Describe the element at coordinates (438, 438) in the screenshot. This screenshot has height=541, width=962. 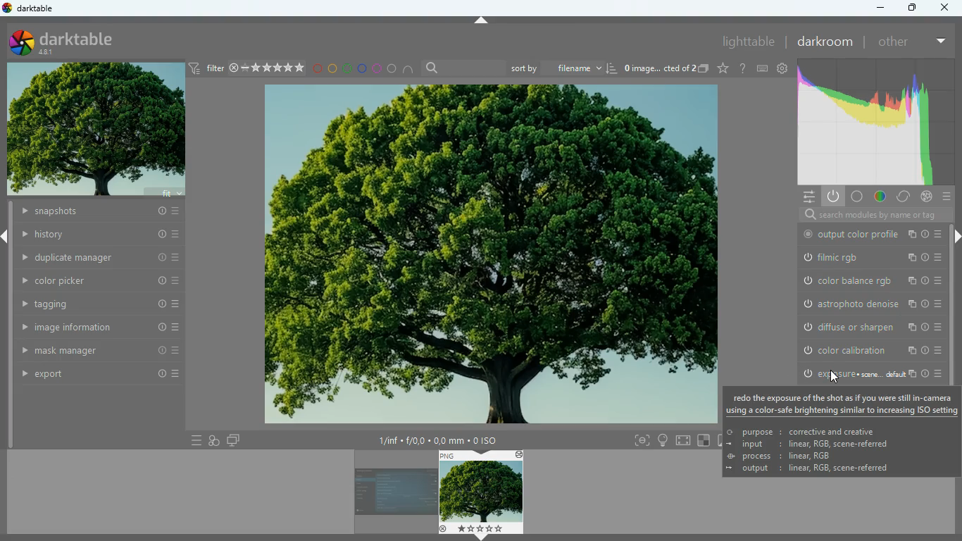
I see `image information` at that location.